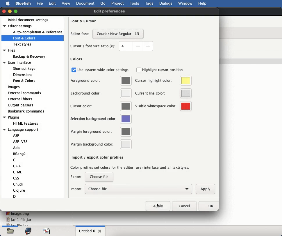 The width and height of the screenshot is (282, 236). What do you see at coordinates (10, 231) in the screenshot?
I see `files` at bounding box center [10, 231].